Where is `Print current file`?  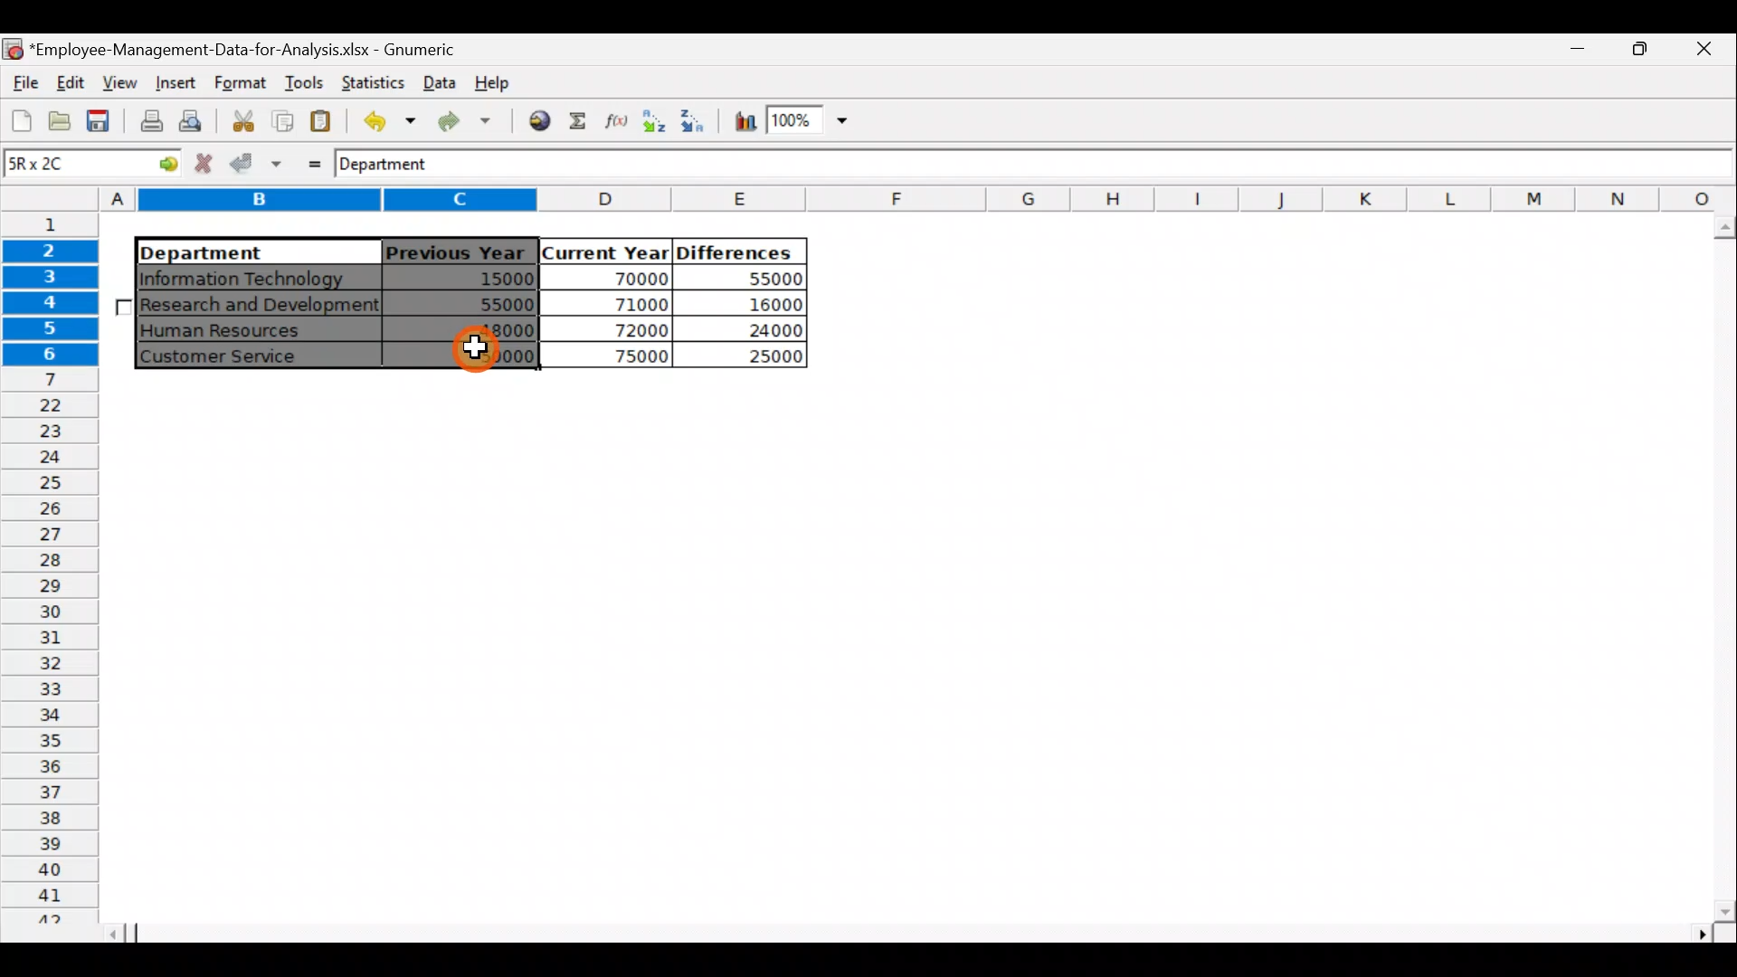 Print current file is located at coordinates (148, 123).